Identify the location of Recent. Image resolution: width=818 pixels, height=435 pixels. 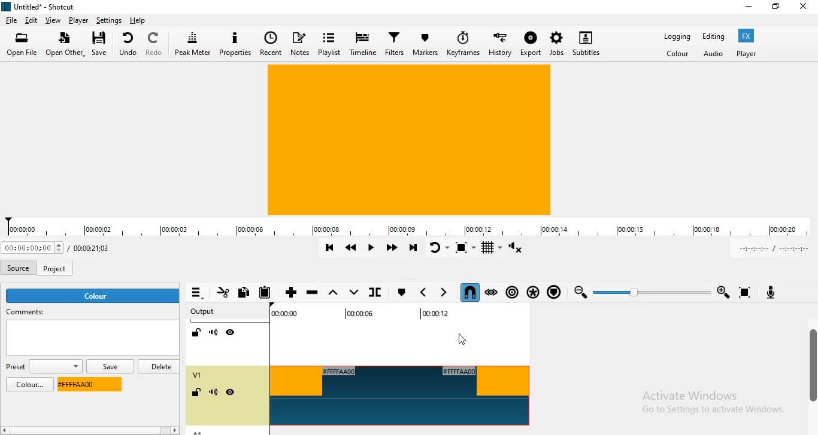
(271, 44).